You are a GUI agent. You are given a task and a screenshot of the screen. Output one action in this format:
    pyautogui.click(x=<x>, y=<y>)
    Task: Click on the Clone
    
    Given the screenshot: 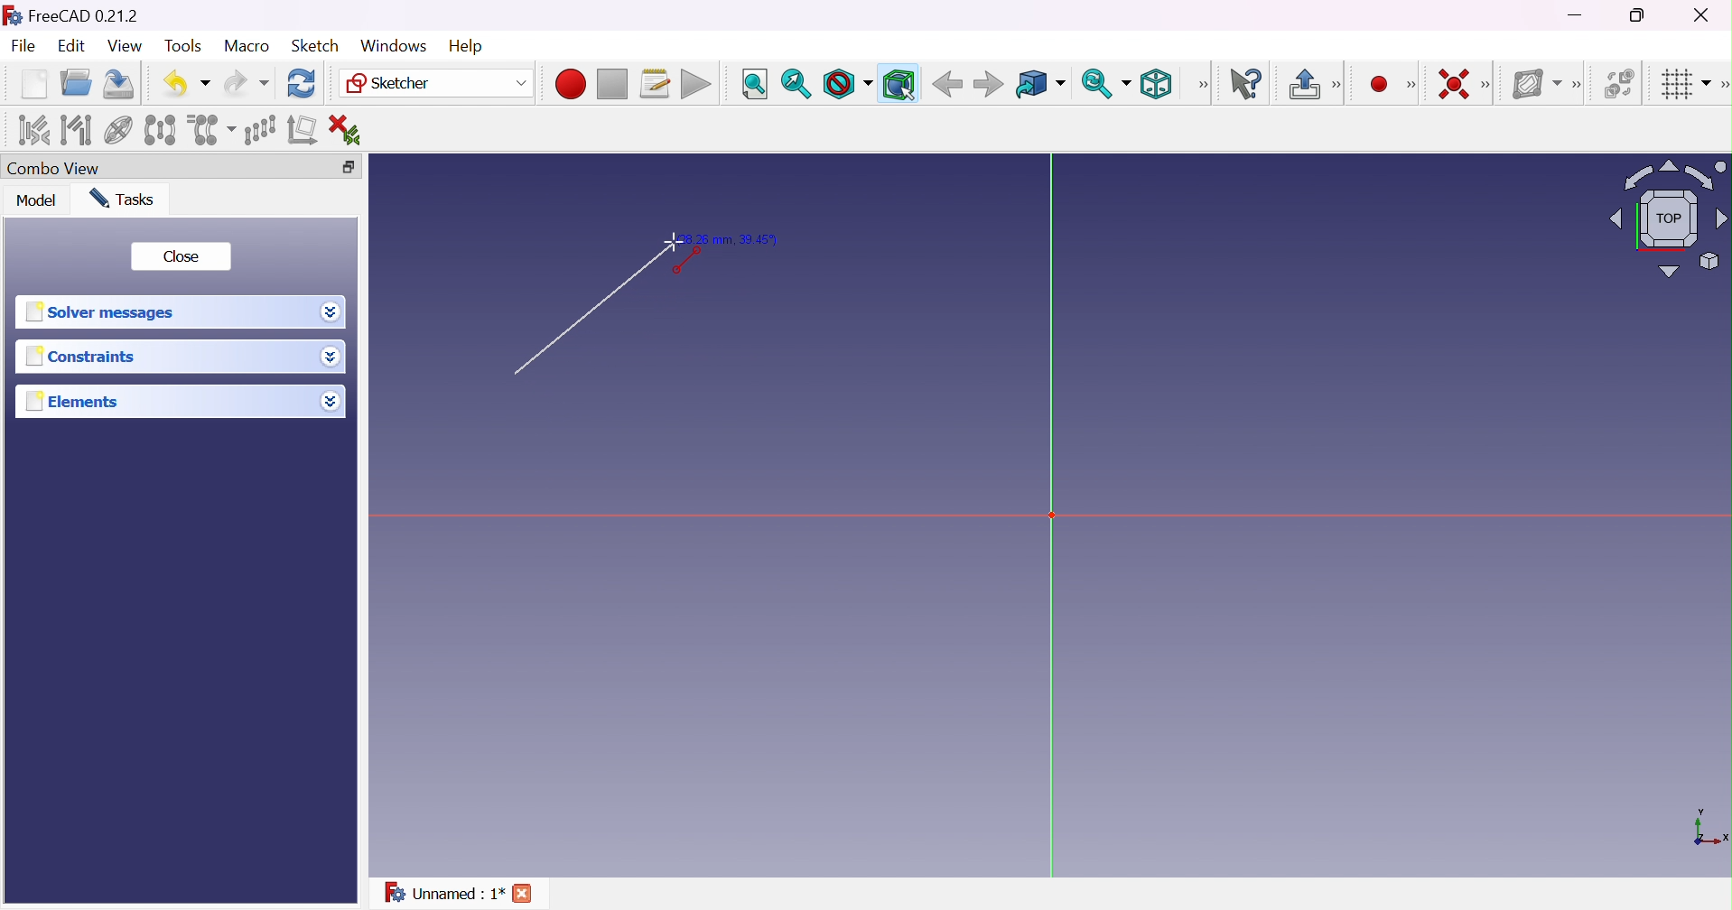 What is the action you would take?
    pyautogui.click(x=211, y=128)
    